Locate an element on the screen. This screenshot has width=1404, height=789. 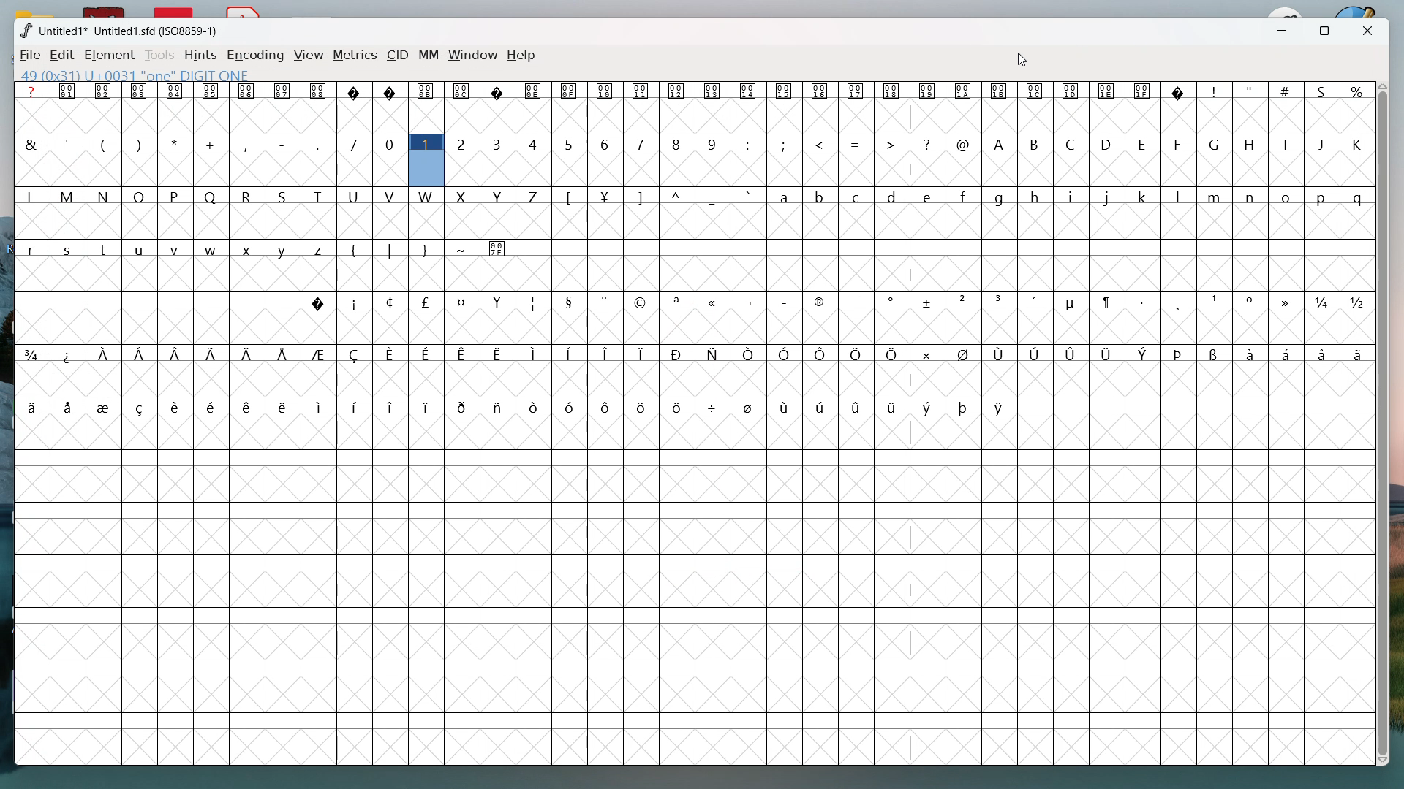
symbol is located at coordinates (249, 353).